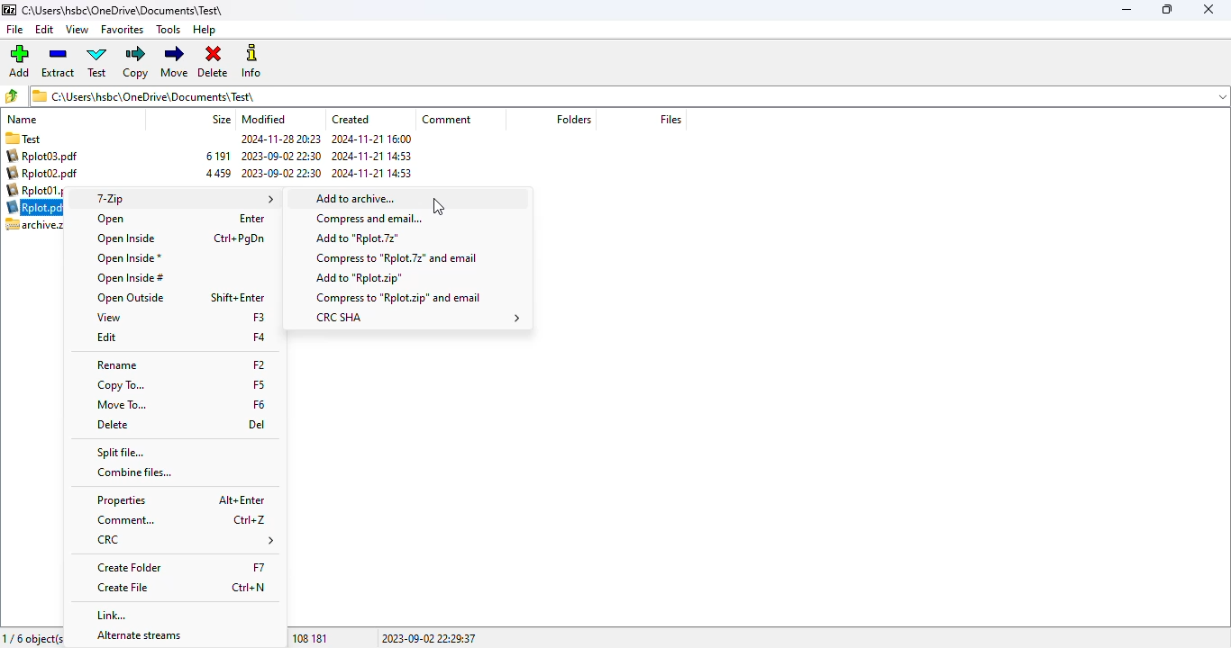 The width and height of the screenshot is (1231, 648). Describe the element at coordinates (14, 30) in the screenshot. I see `file` at that location.